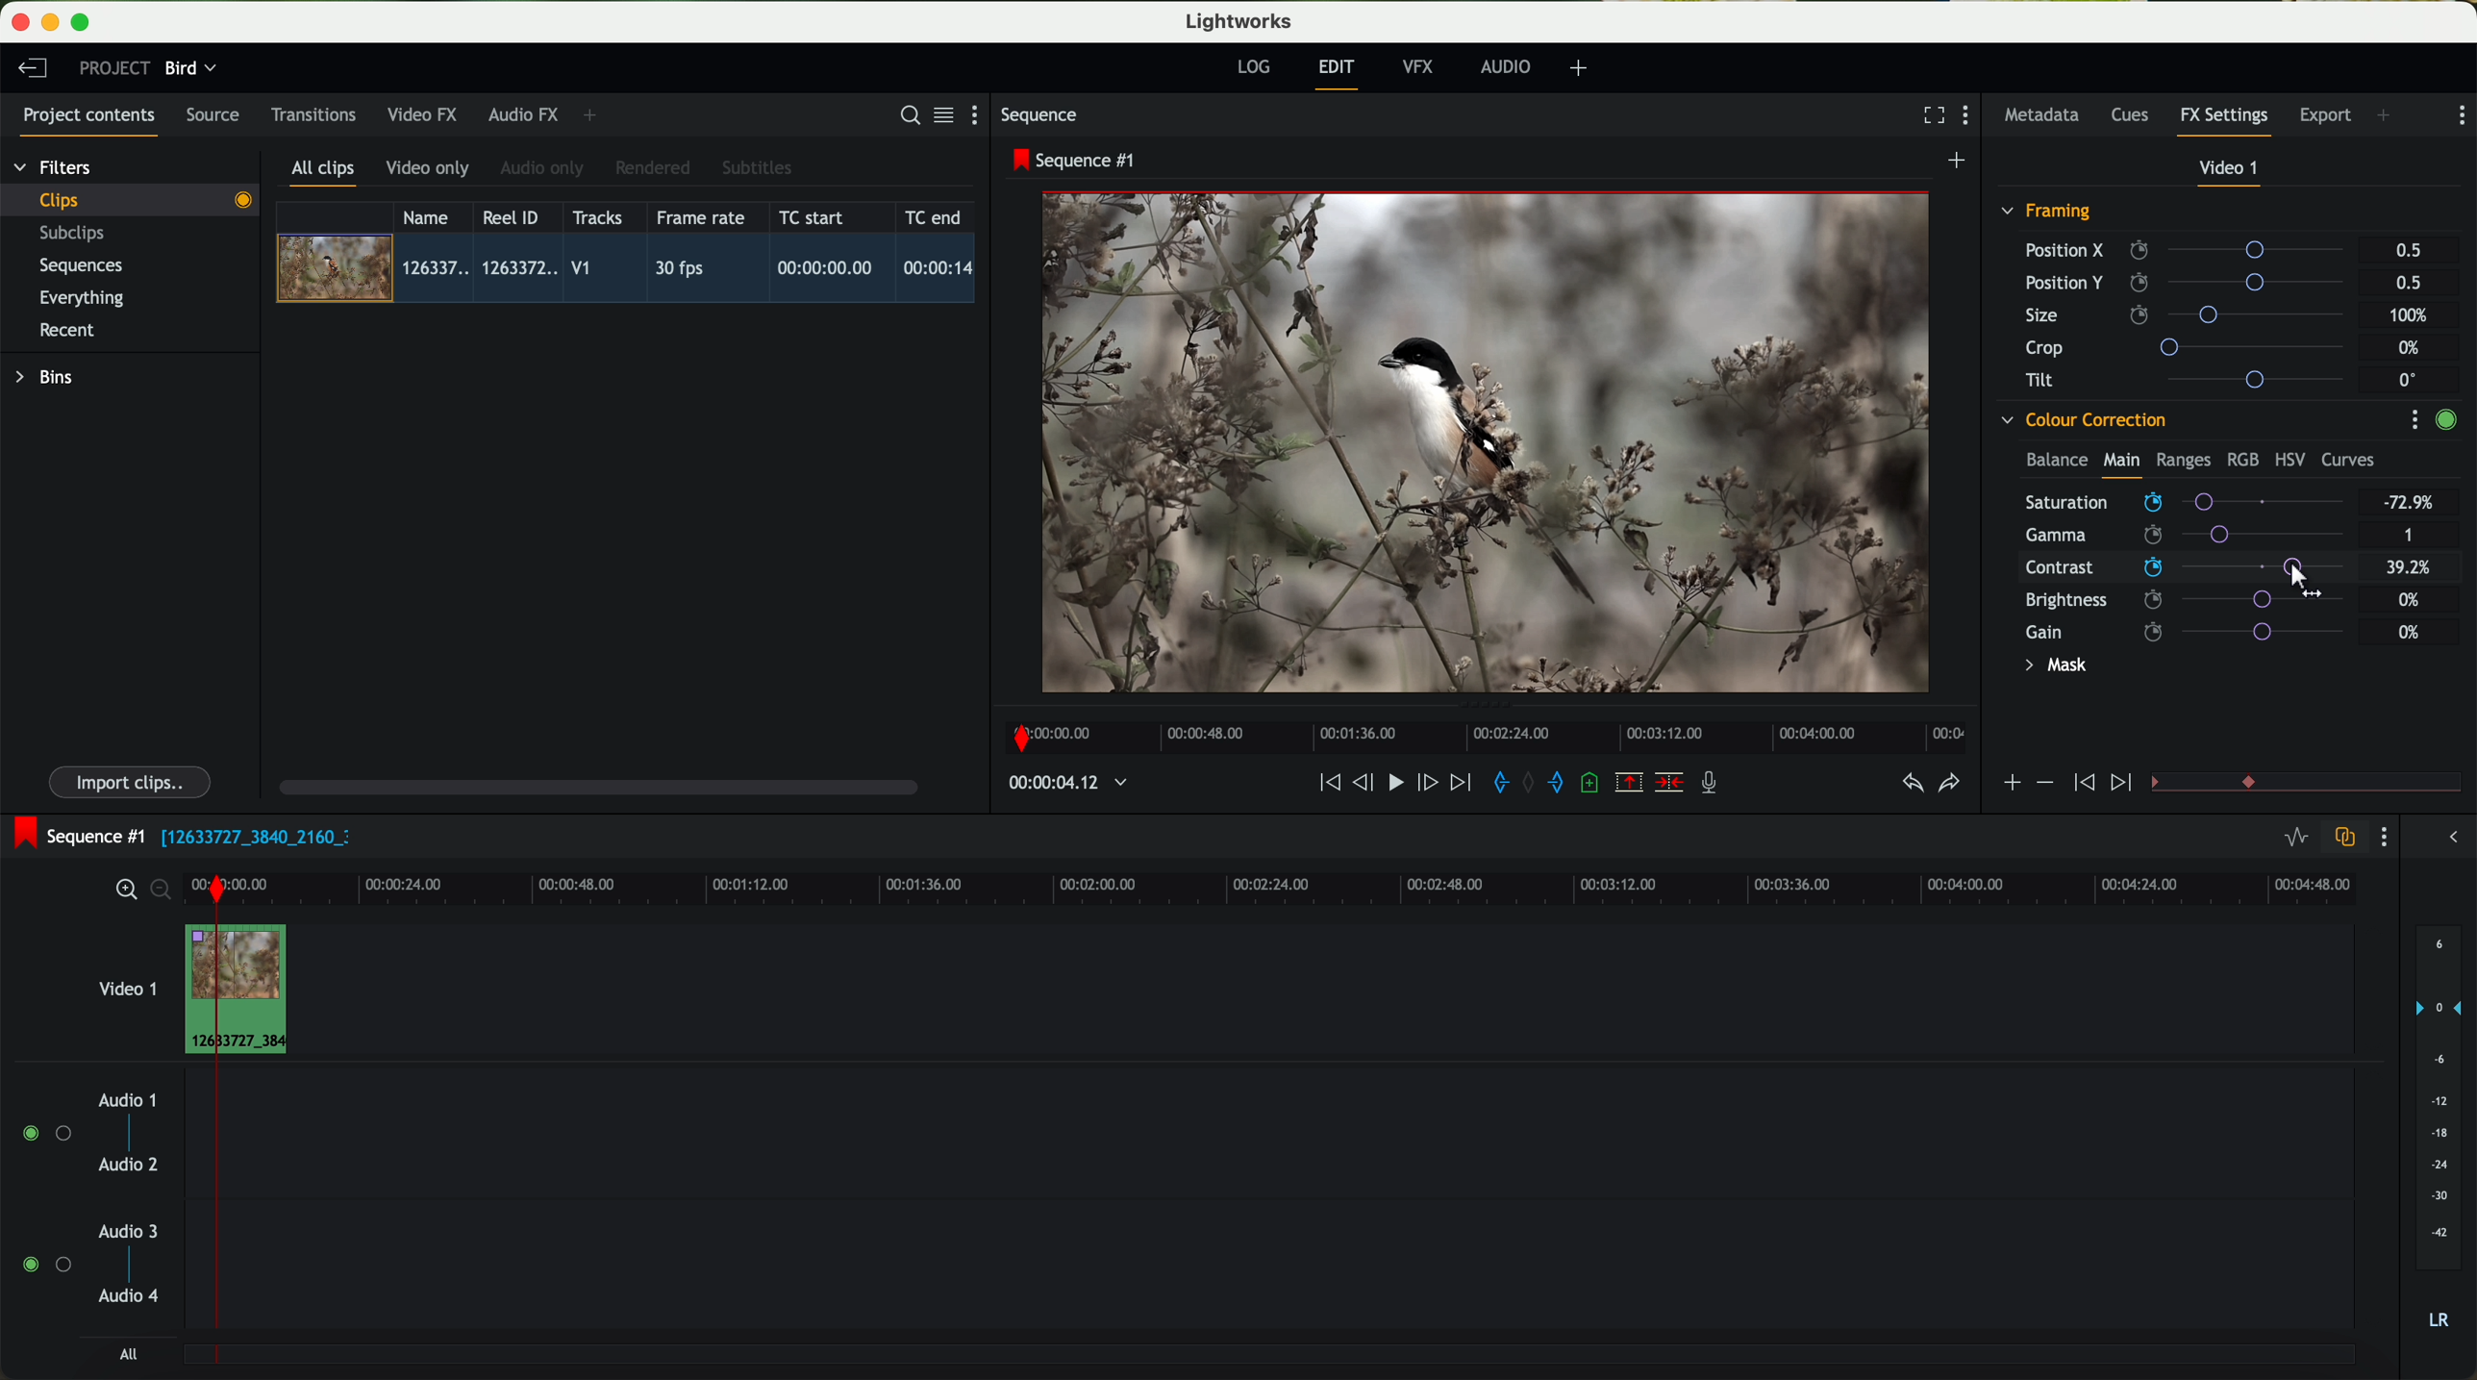 This screenshot has height=1380, width=2477. What do you see at coordinates (2082, 420) in the screenshot?
I see `colour correction` at bounding box center [2082, 420].